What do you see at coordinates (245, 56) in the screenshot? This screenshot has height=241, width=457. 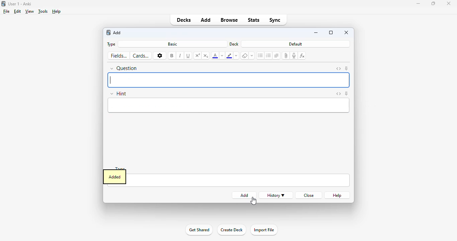 I see `remove formatting` at bounding box center [245, 56].